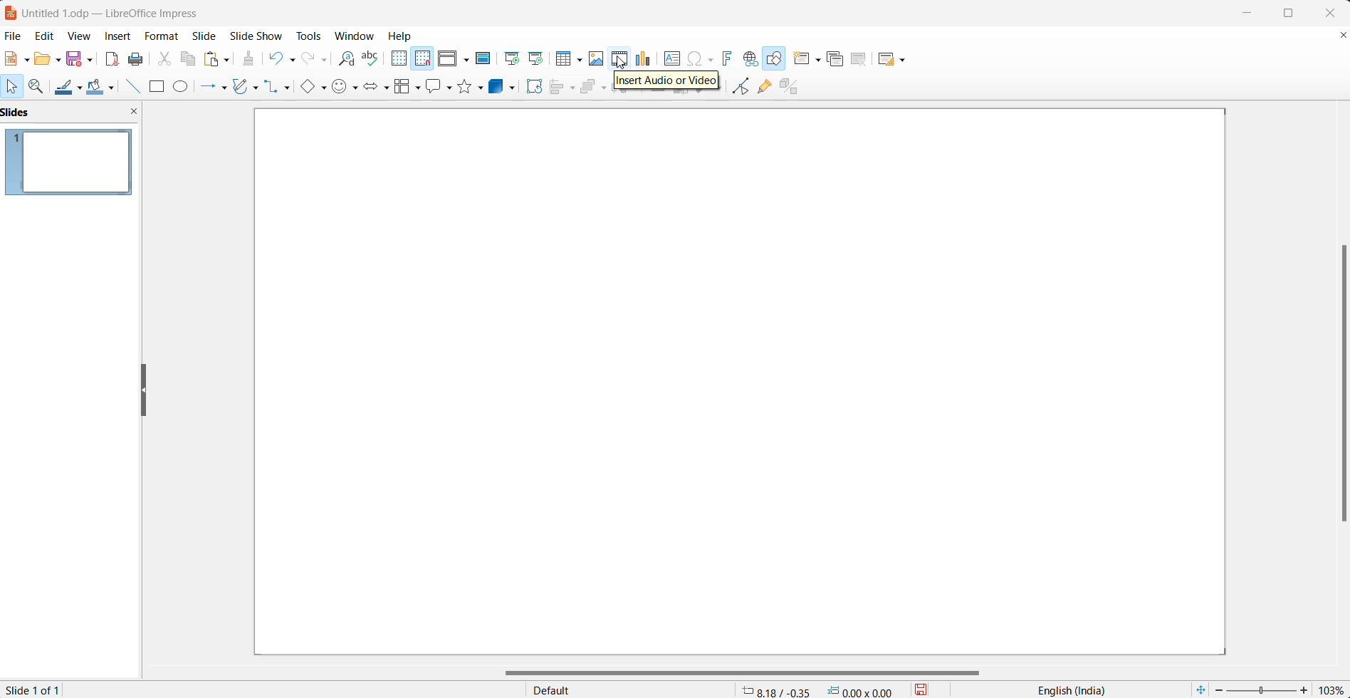 This screenshot has width=1350, height=698. What do you see at coordinates (751, 58) in the screenshot?
I see `insert hyperlink` at bounding box center [751, 58].